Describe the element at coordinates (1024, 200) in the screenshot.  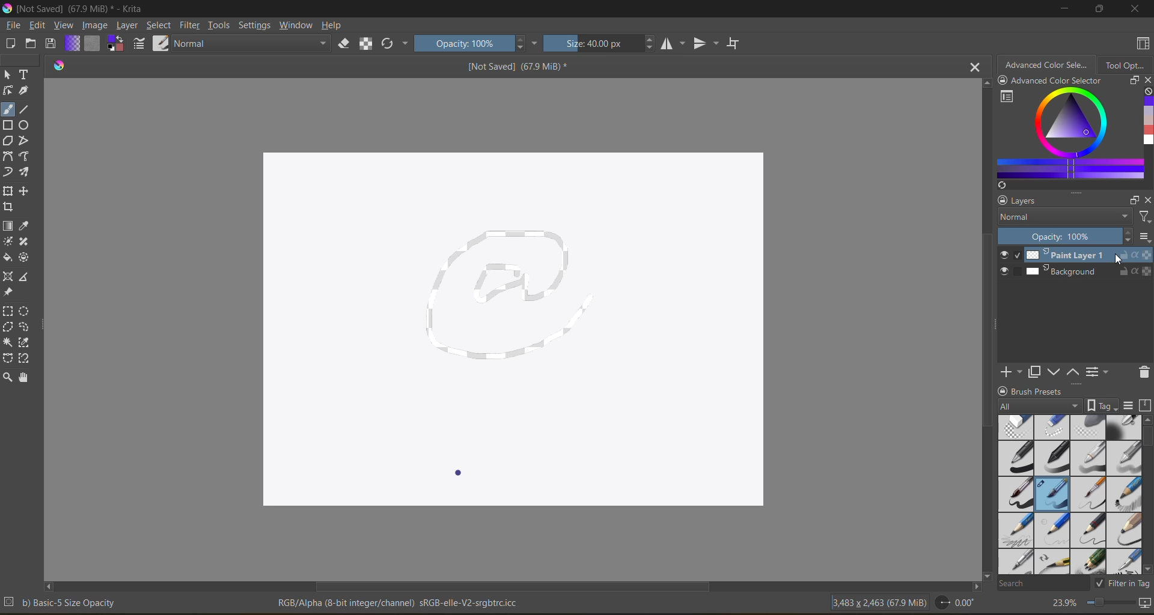
I see `layers` at that location.